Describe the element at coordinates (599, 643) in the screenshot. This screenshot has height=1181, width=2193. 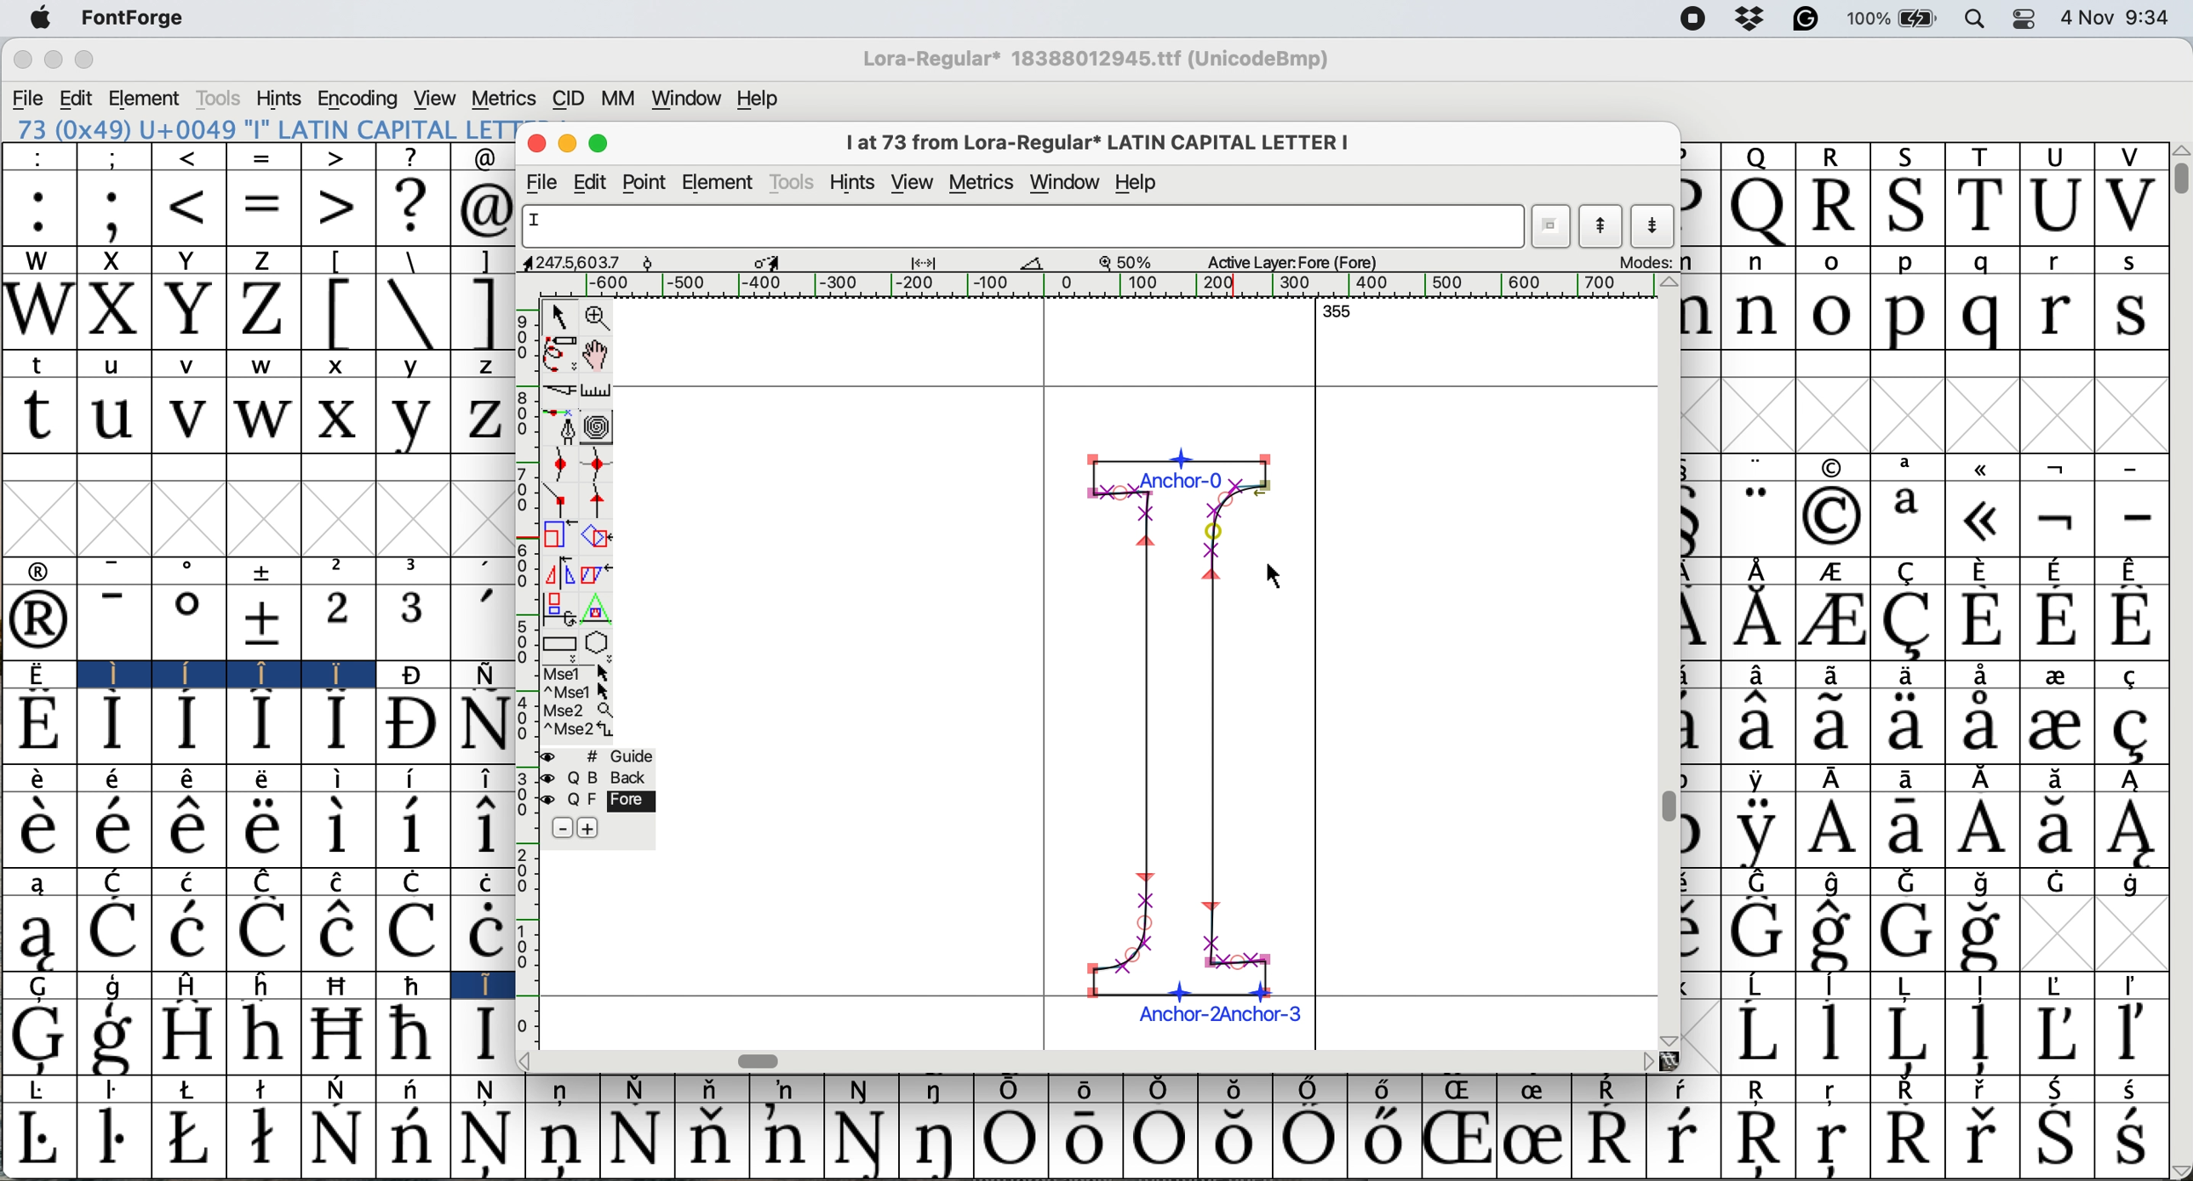
I see `stars and polygons` at that location.